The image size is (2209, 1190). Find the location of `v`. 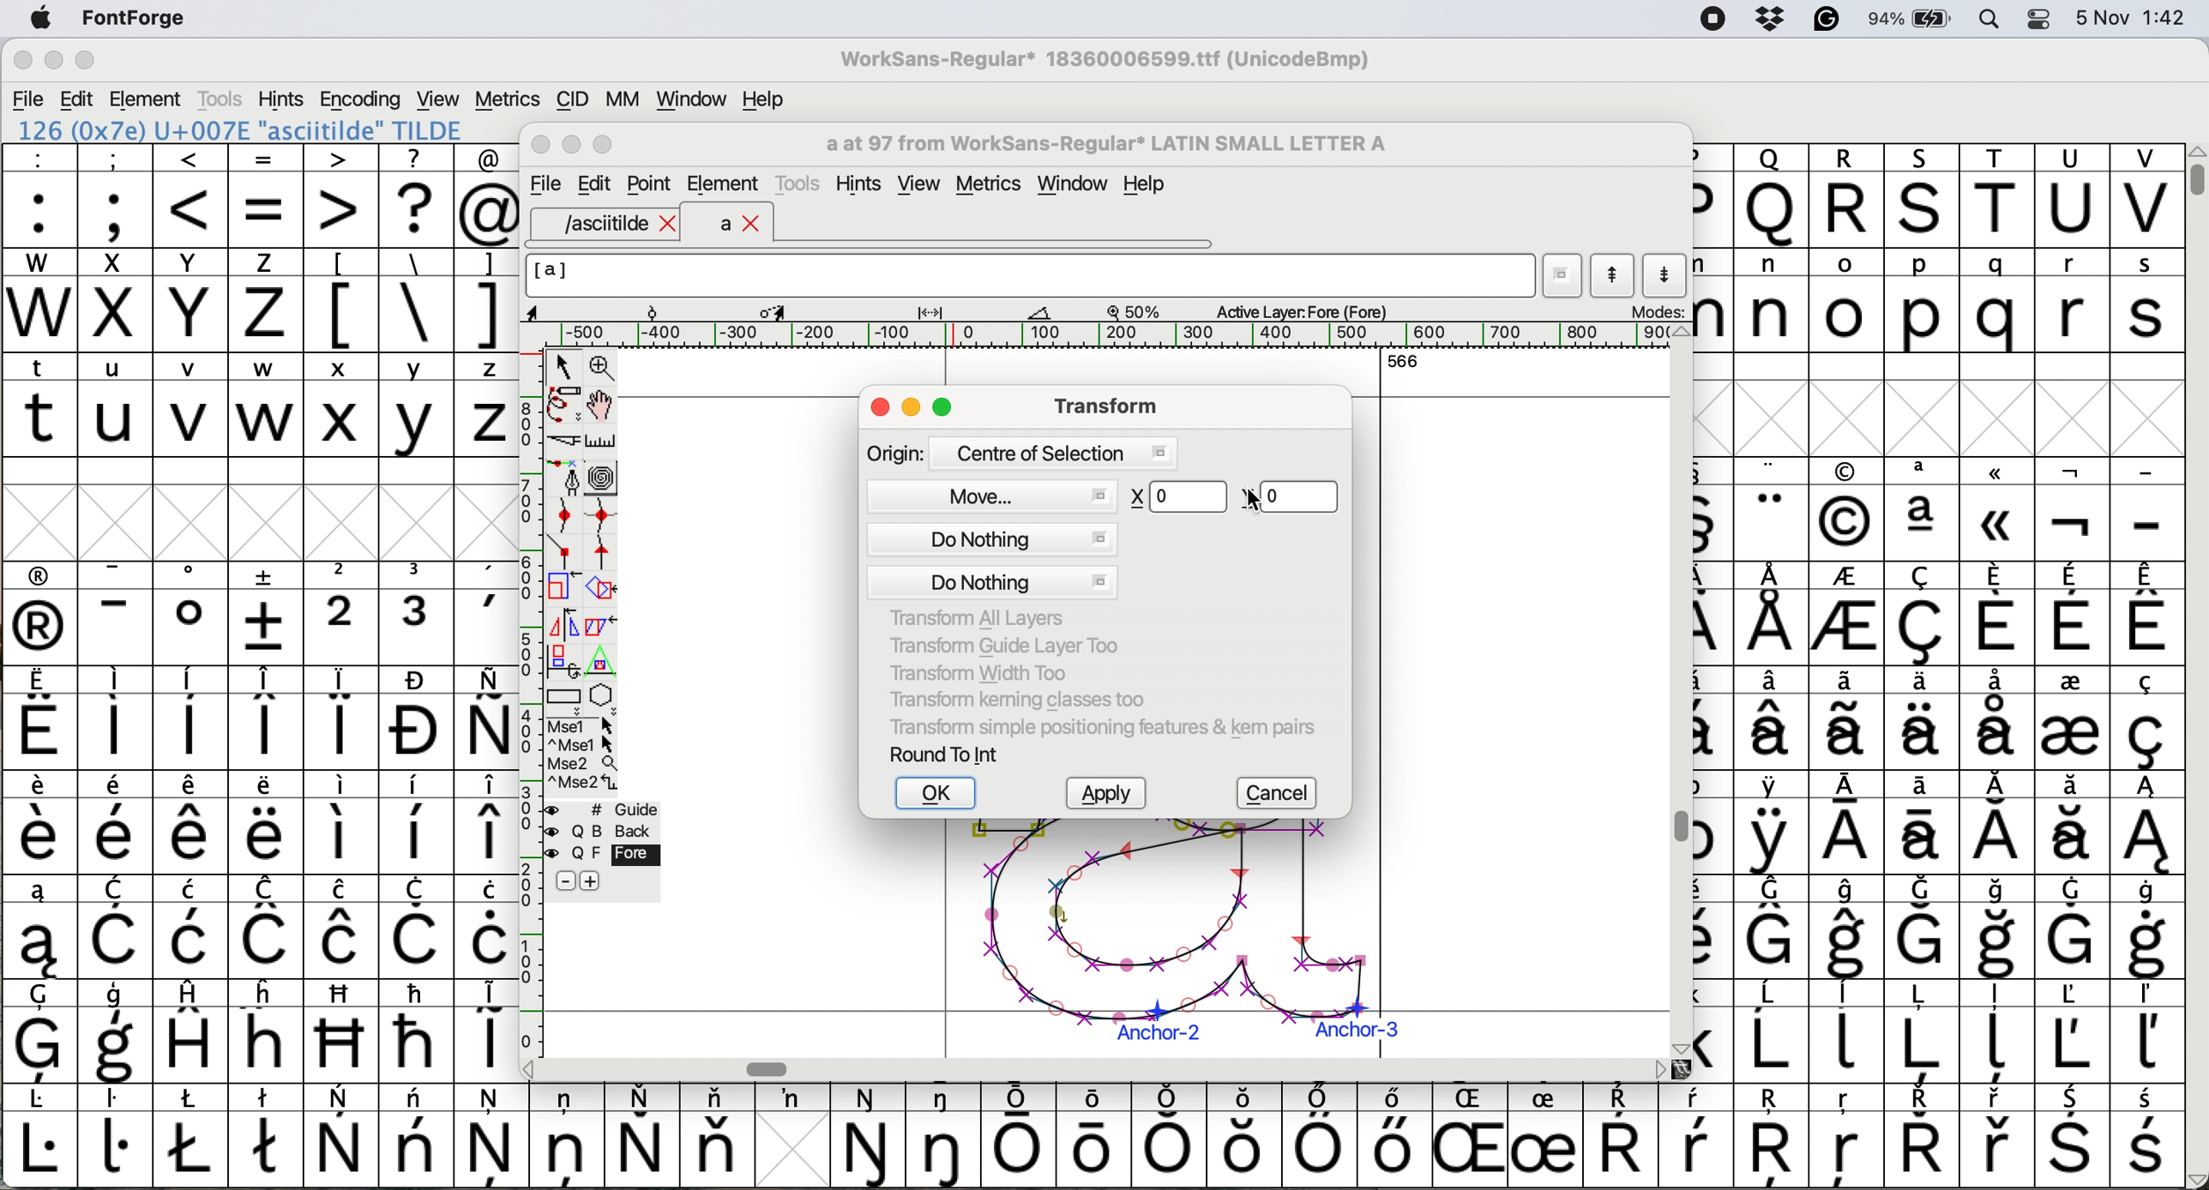

v is located at coordinates (191, 407).